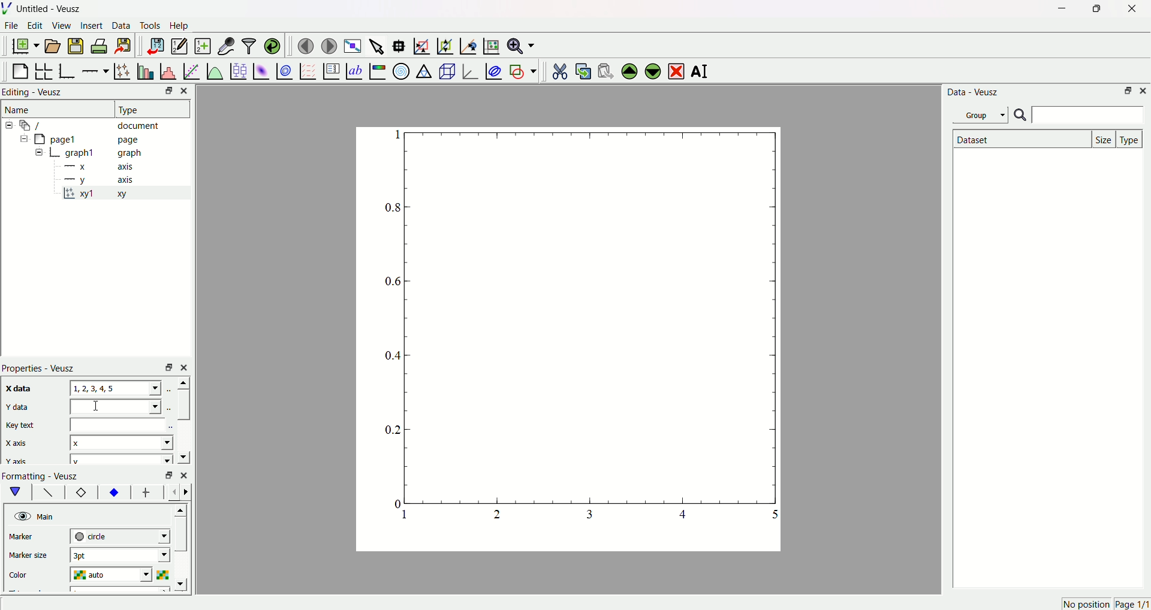 The image size is (1151, 610). What do you see at coordinates (20, 388) in the screenshot?
I see `x data` at bounding box center [20, 388].